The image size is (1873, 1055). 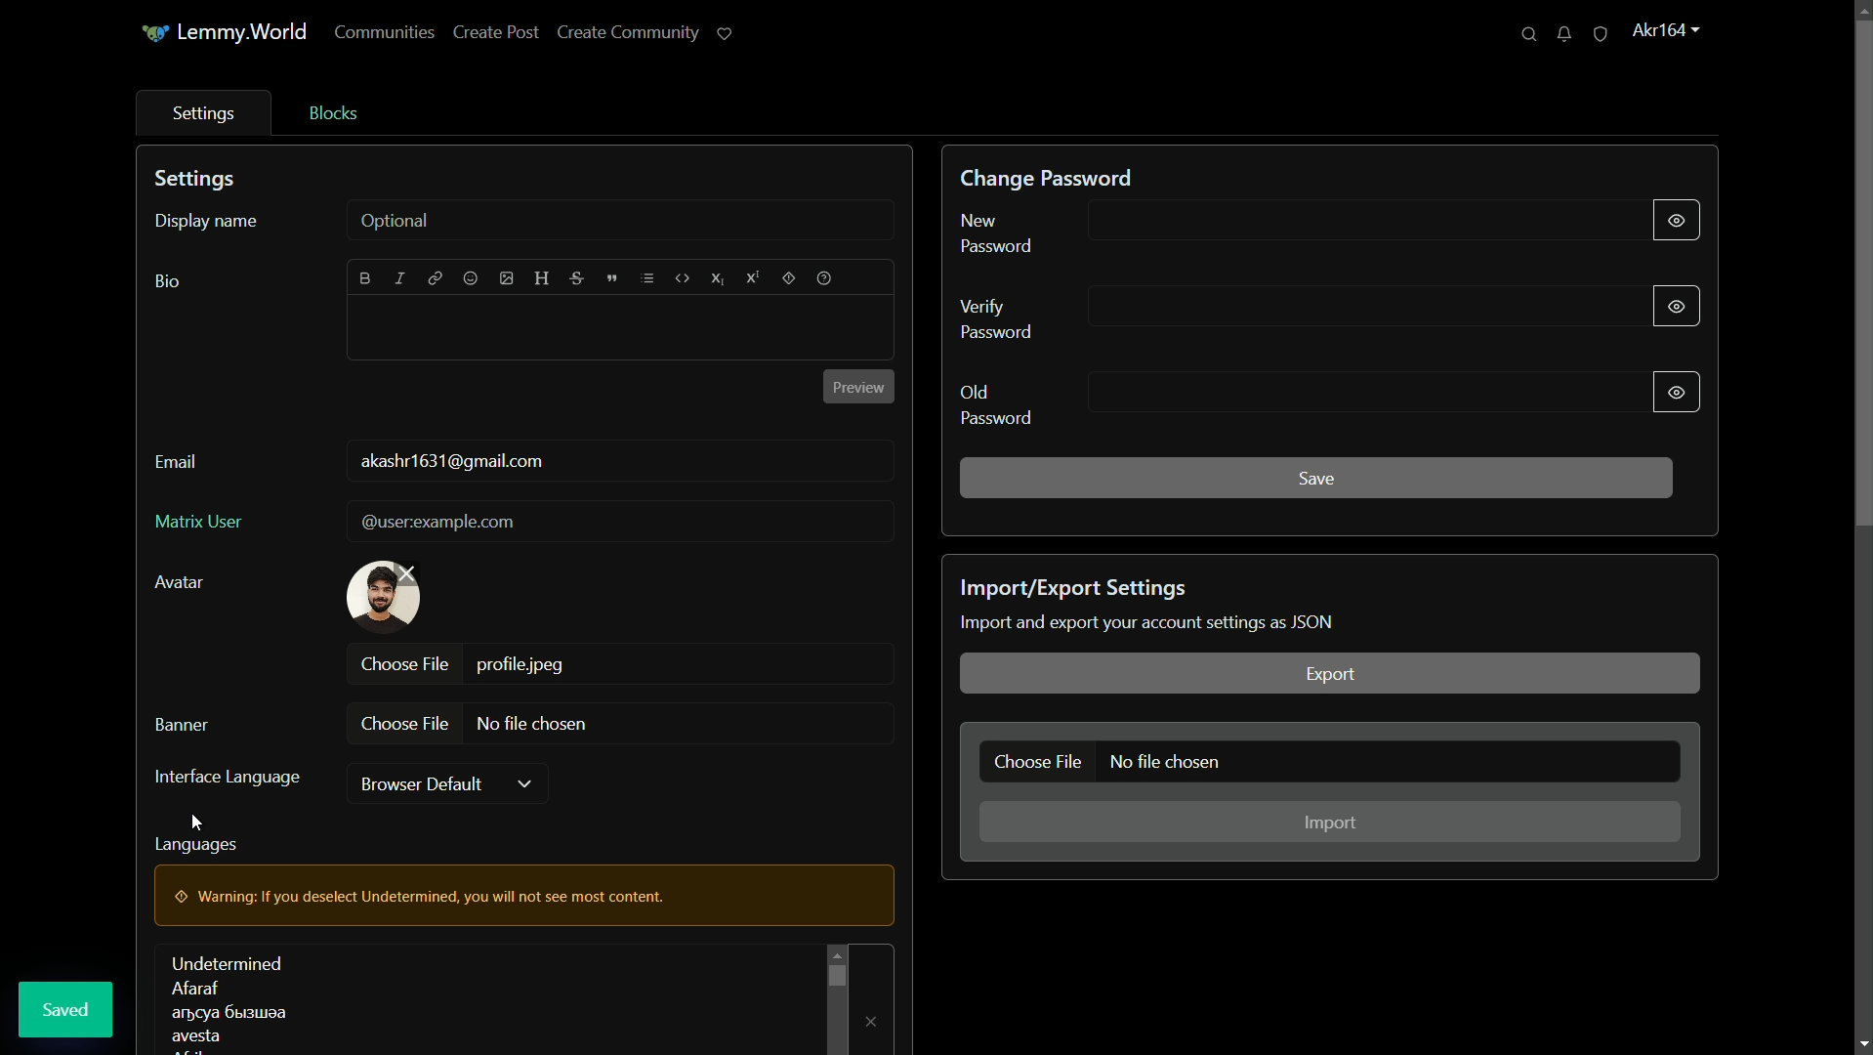 I want to click on languages, so click(x=227, y=1000).